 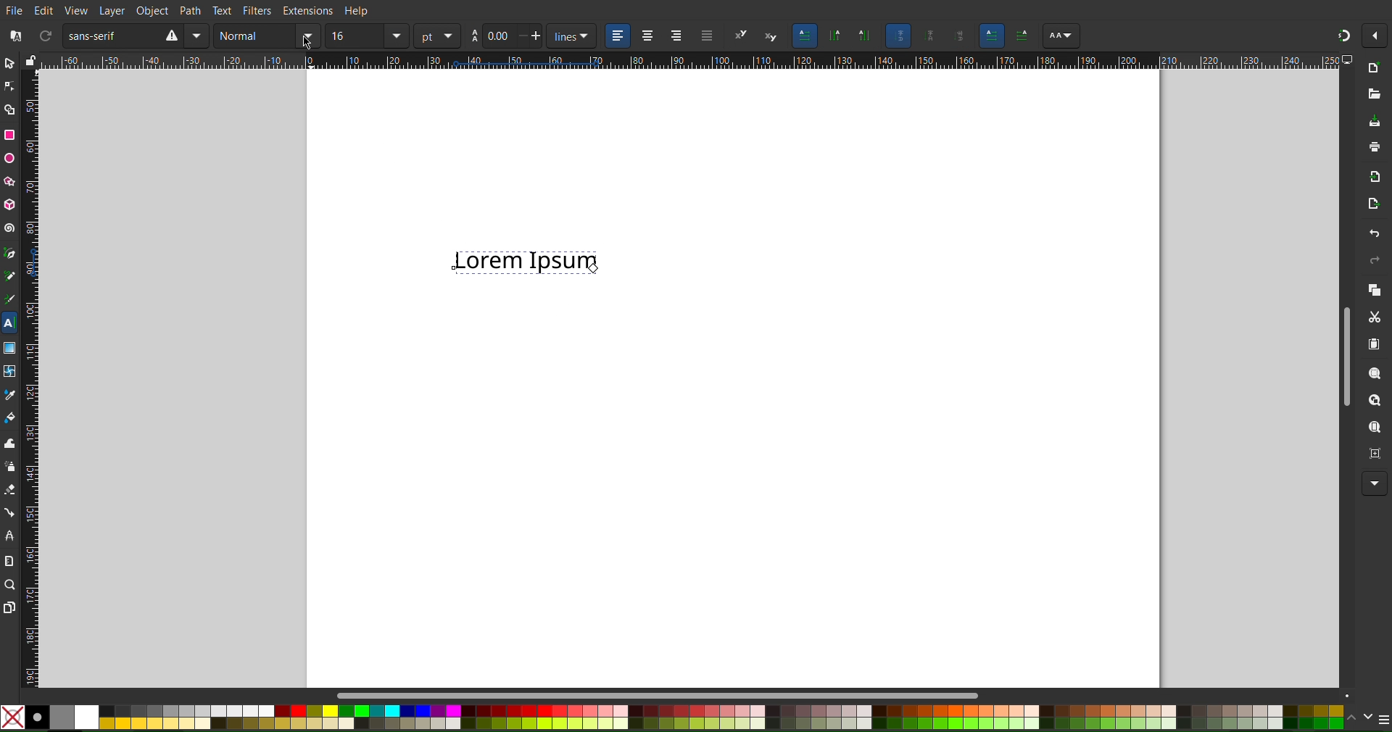 What do you see at coordinates (1371, 291) in the screenshot?
I see `Copy` at bounding box center [1371, 291].